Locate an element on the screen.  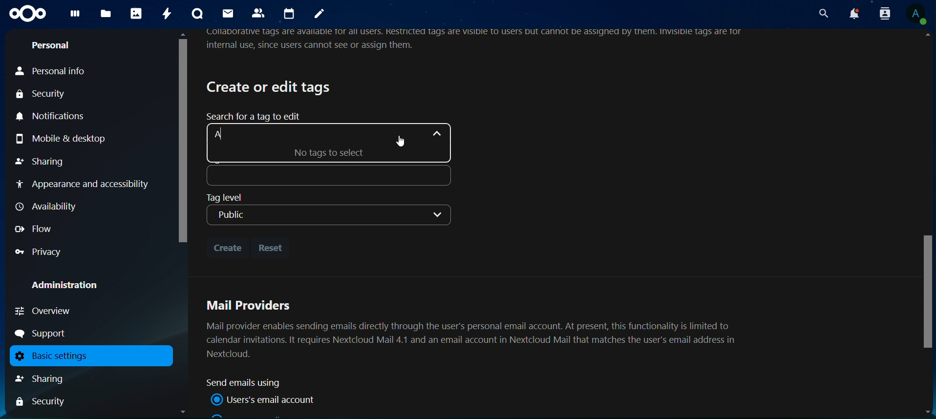
icon is located at coordinates (28, 14).